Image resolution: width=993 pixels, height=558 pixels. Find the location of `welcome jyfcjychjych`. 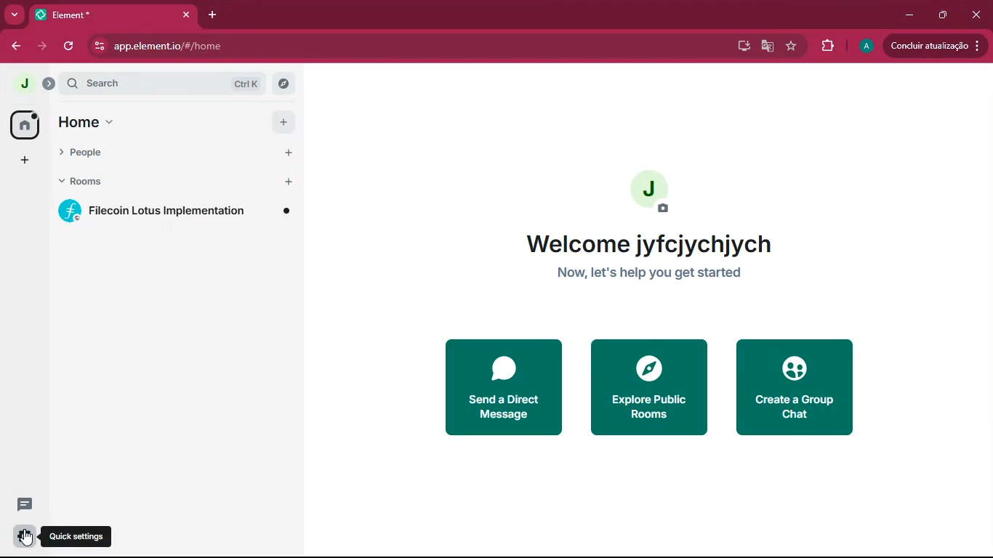

welcome jyfcjychjych is located at coordinates (643, 243).